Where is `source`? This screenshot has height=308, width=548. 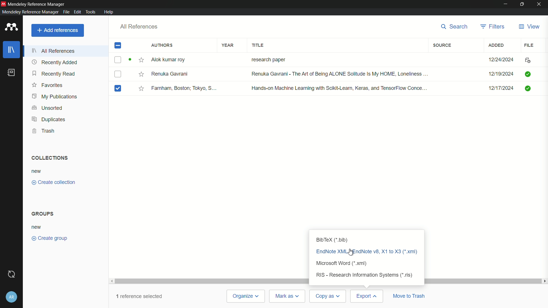 source is located at coordinates (443, 45).